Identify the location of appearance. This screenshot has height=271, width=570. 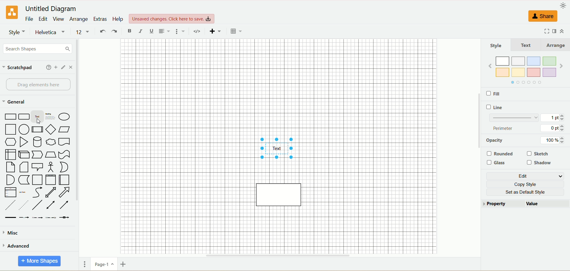
(564, 5).